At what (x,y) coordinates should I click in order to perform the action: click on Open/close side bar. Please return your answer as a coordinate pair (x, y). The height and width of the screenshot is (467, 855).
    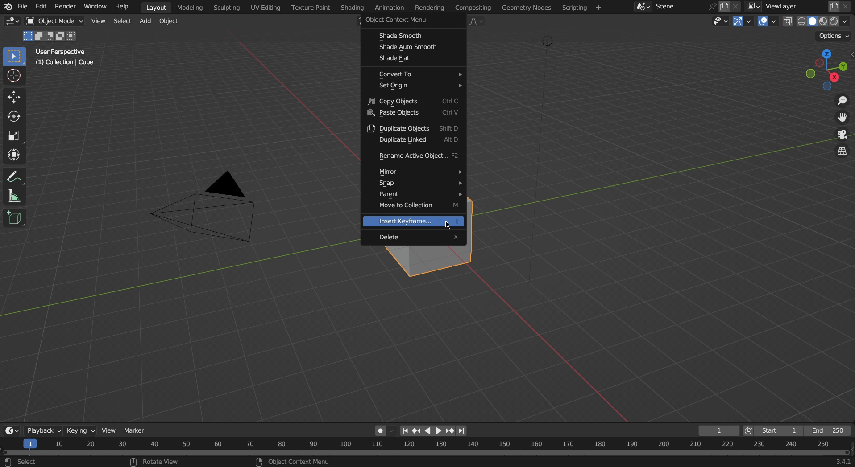
    Looking at the image, I should click on (850, 62).